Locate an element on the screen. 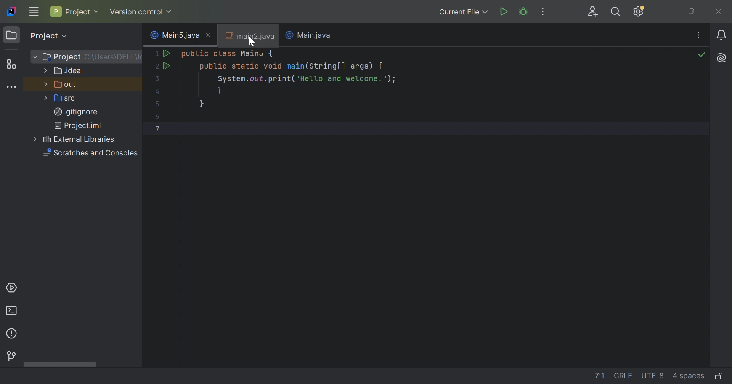 Image resolution: width=732 pixels, height=384 pixels. cursor on main2.java is located at coordinates (252, 42).